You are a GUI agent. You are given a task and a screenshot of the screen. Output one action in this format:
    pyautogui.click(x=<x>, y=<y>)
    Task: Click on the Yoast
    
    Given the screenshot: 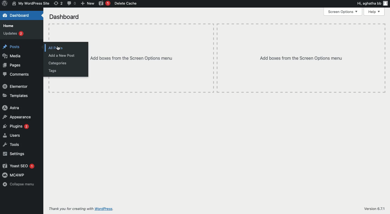 What is the action you would take?
    pyautogui.click(x=105, y=4)
    